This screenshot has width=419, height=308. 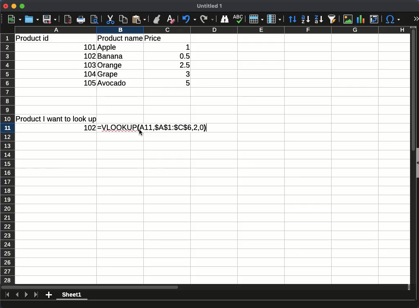 What do you see at coordinates (90, 74) in the screenshot?
I see `104` at bounding box center [90, 74].